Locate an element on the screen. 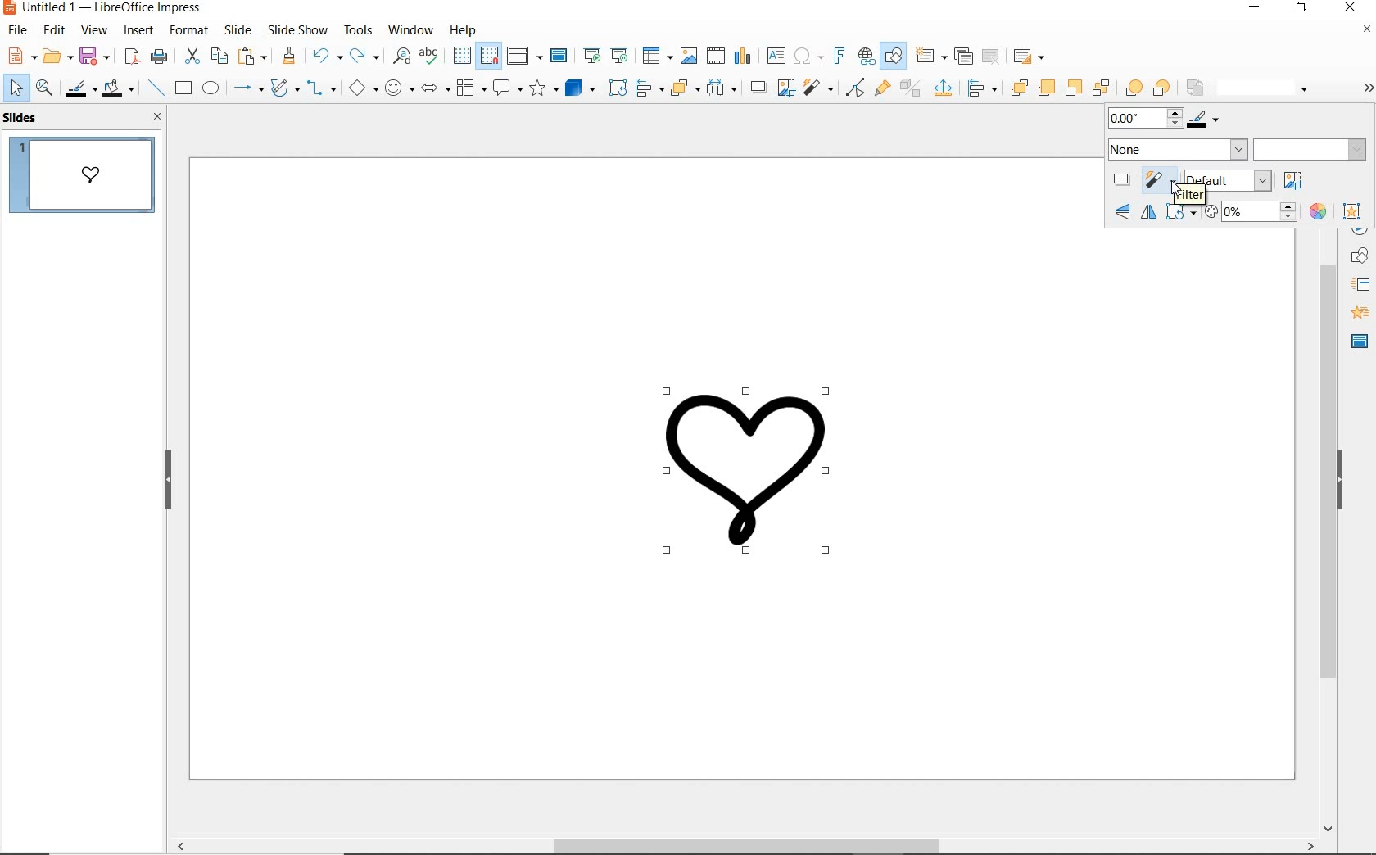  insert line is located at coordinates (155, 88).